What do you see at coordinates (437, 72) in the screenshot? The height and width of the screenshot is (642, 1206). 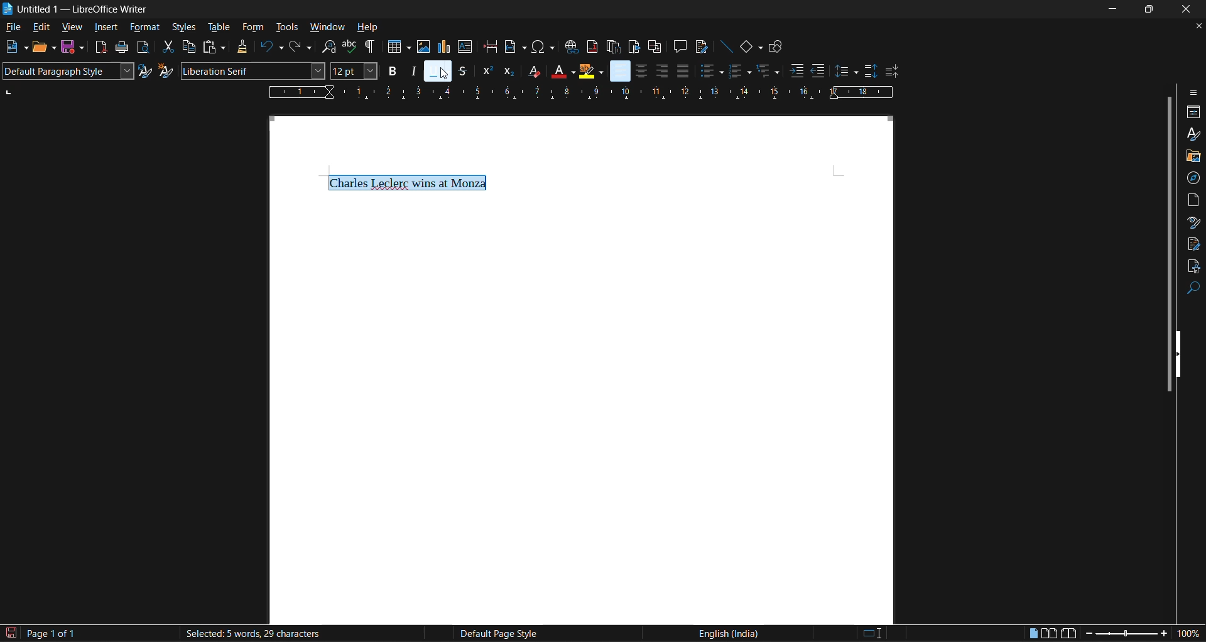 I see `underline` at bounding box center [437, 72].